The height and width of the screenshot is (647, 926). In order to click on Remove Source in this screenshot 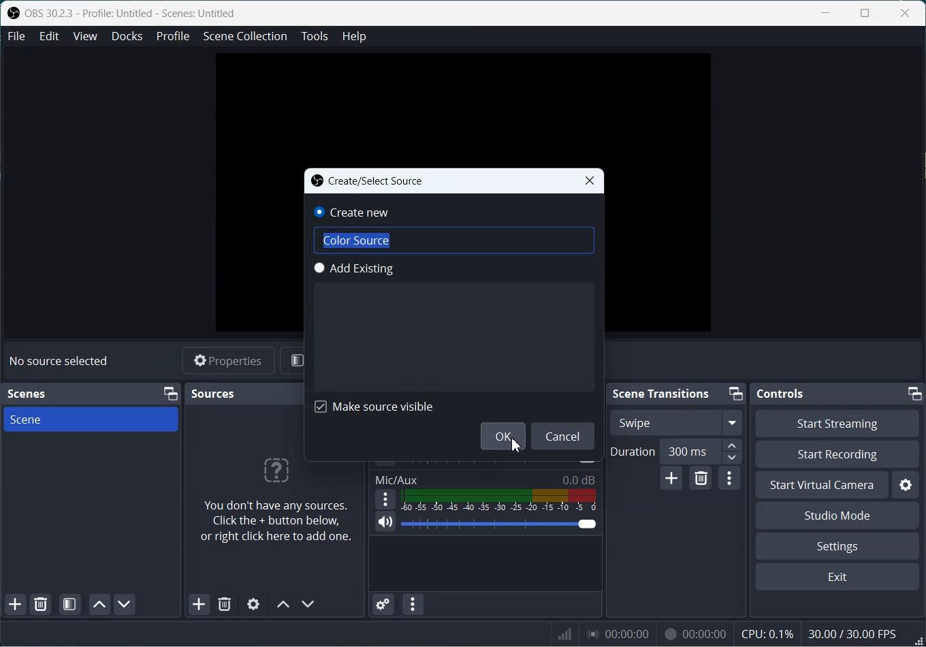, I will do `click(226, 604)`.